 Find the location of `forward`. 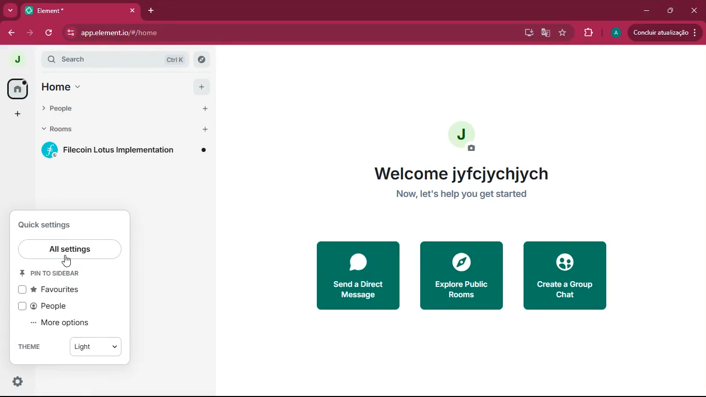

forward is located at coordinates (32, 33).